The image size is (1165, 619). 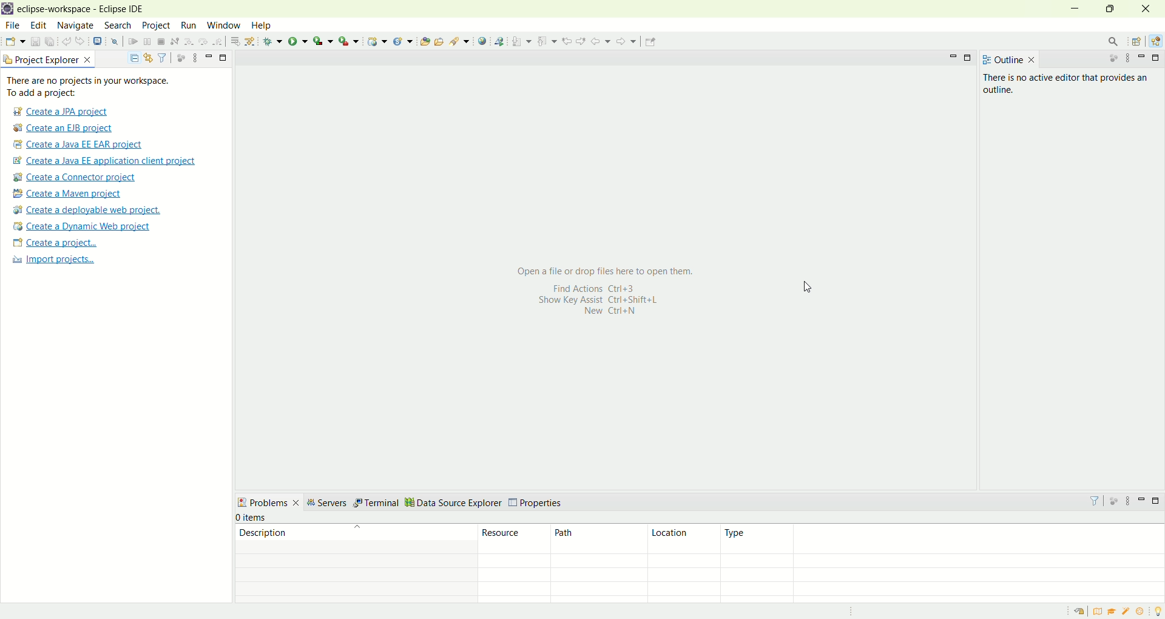 What do you see at coordinates (424, 42) in the screenshot?
I see `open type` at bounding box center [424, 42].